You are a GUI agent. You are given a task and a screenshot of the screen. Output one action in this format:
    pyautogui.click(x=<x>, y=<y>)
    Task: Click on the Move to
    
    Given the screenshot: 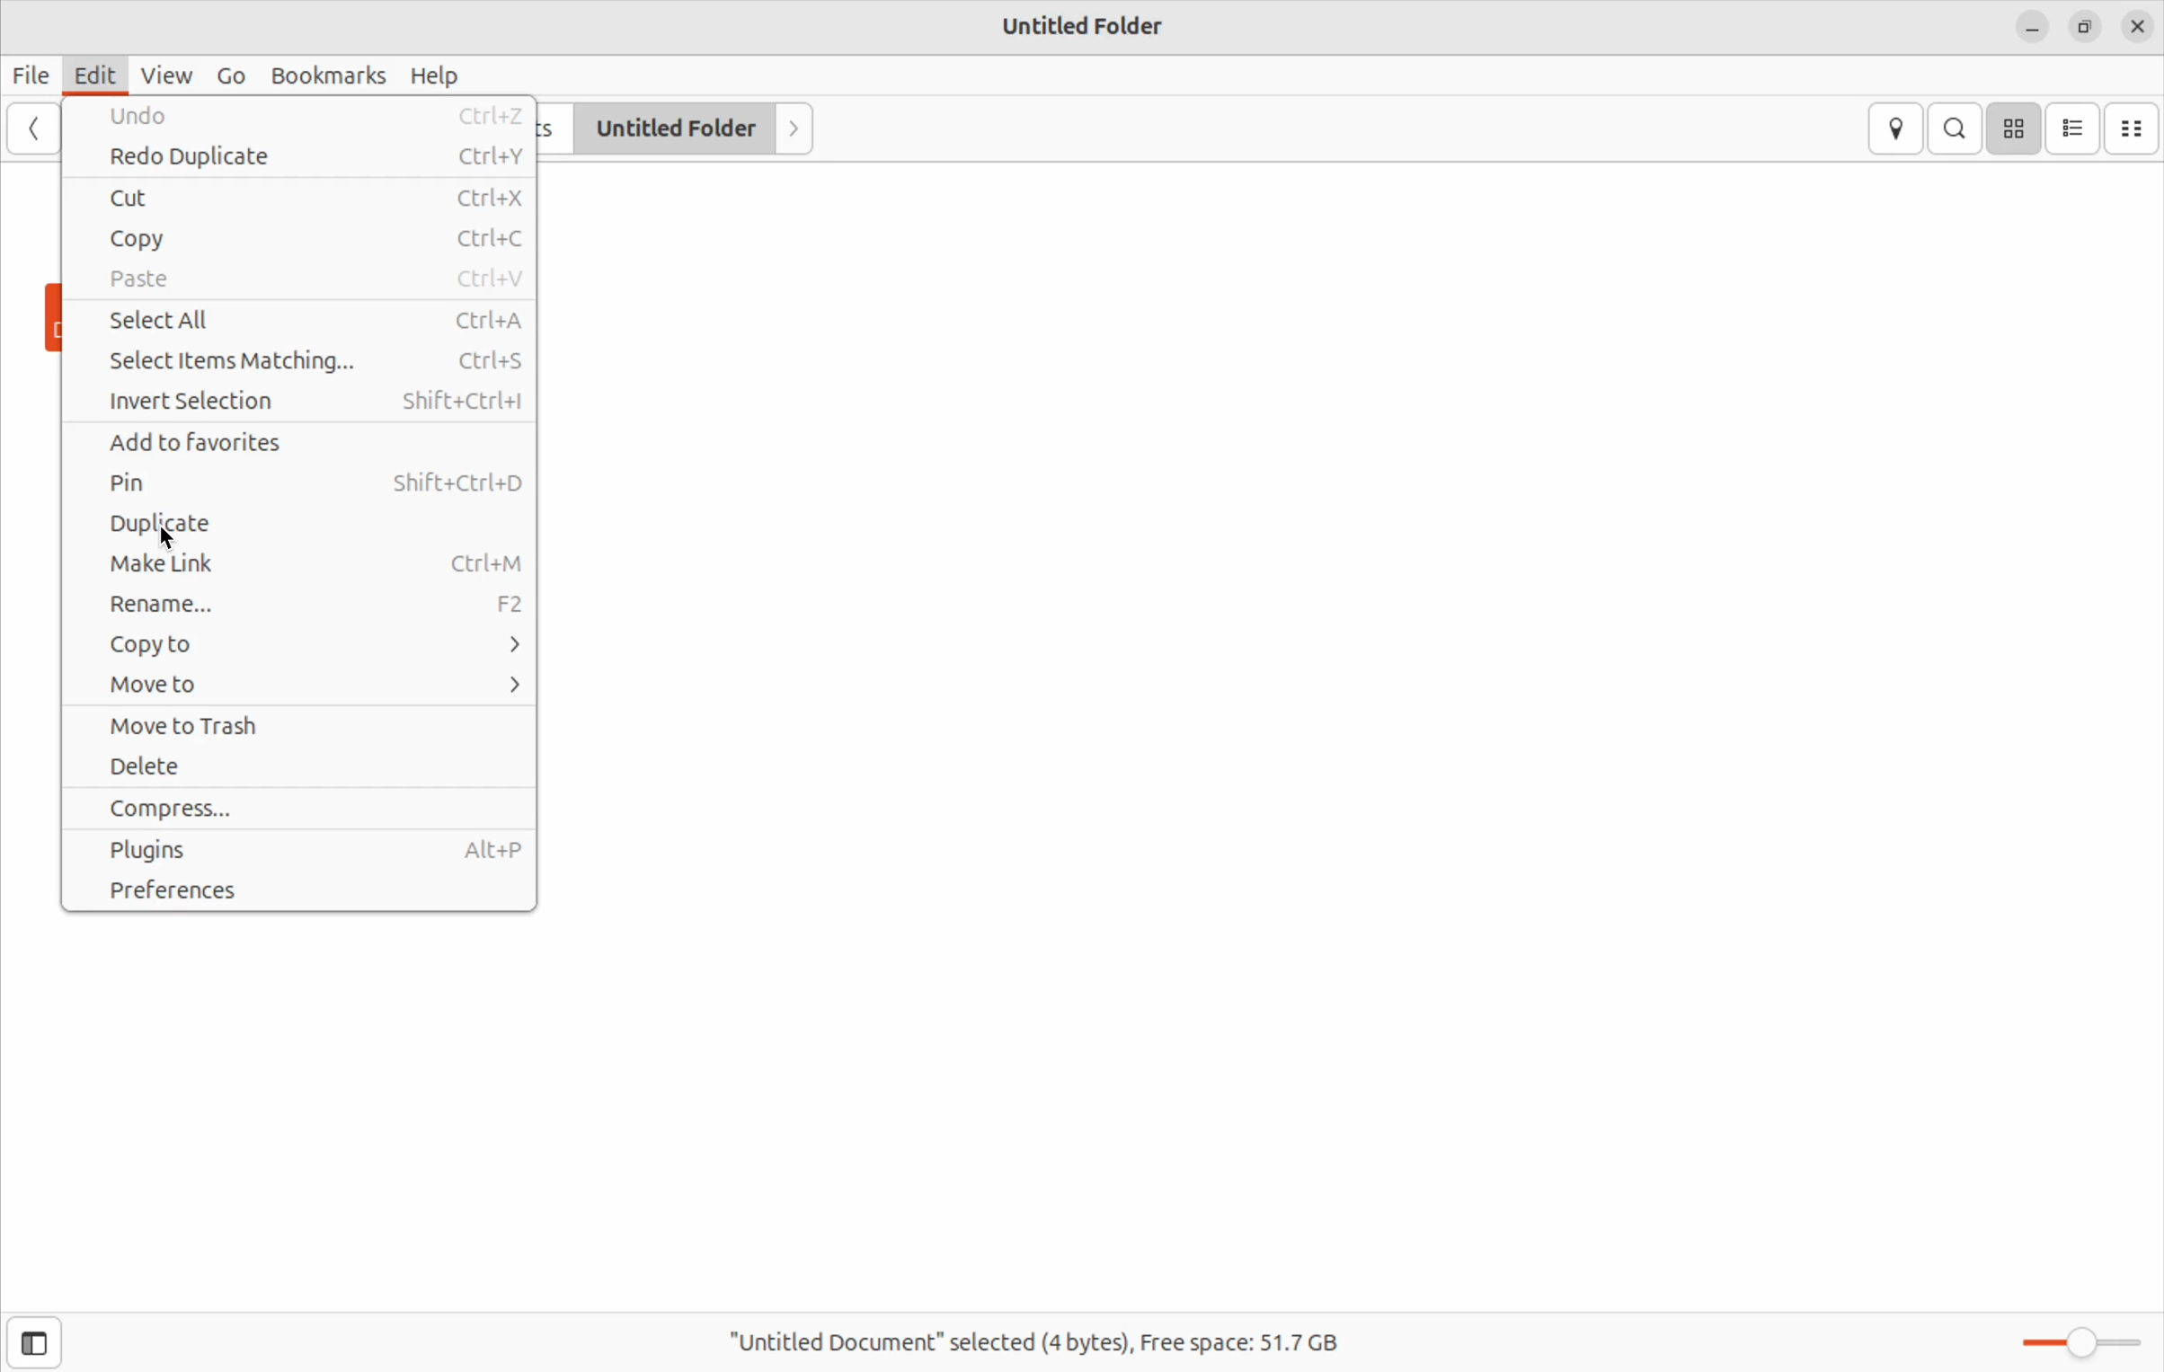 What is the action you would take?
    pyautogui.click(x=299, y=688)
    